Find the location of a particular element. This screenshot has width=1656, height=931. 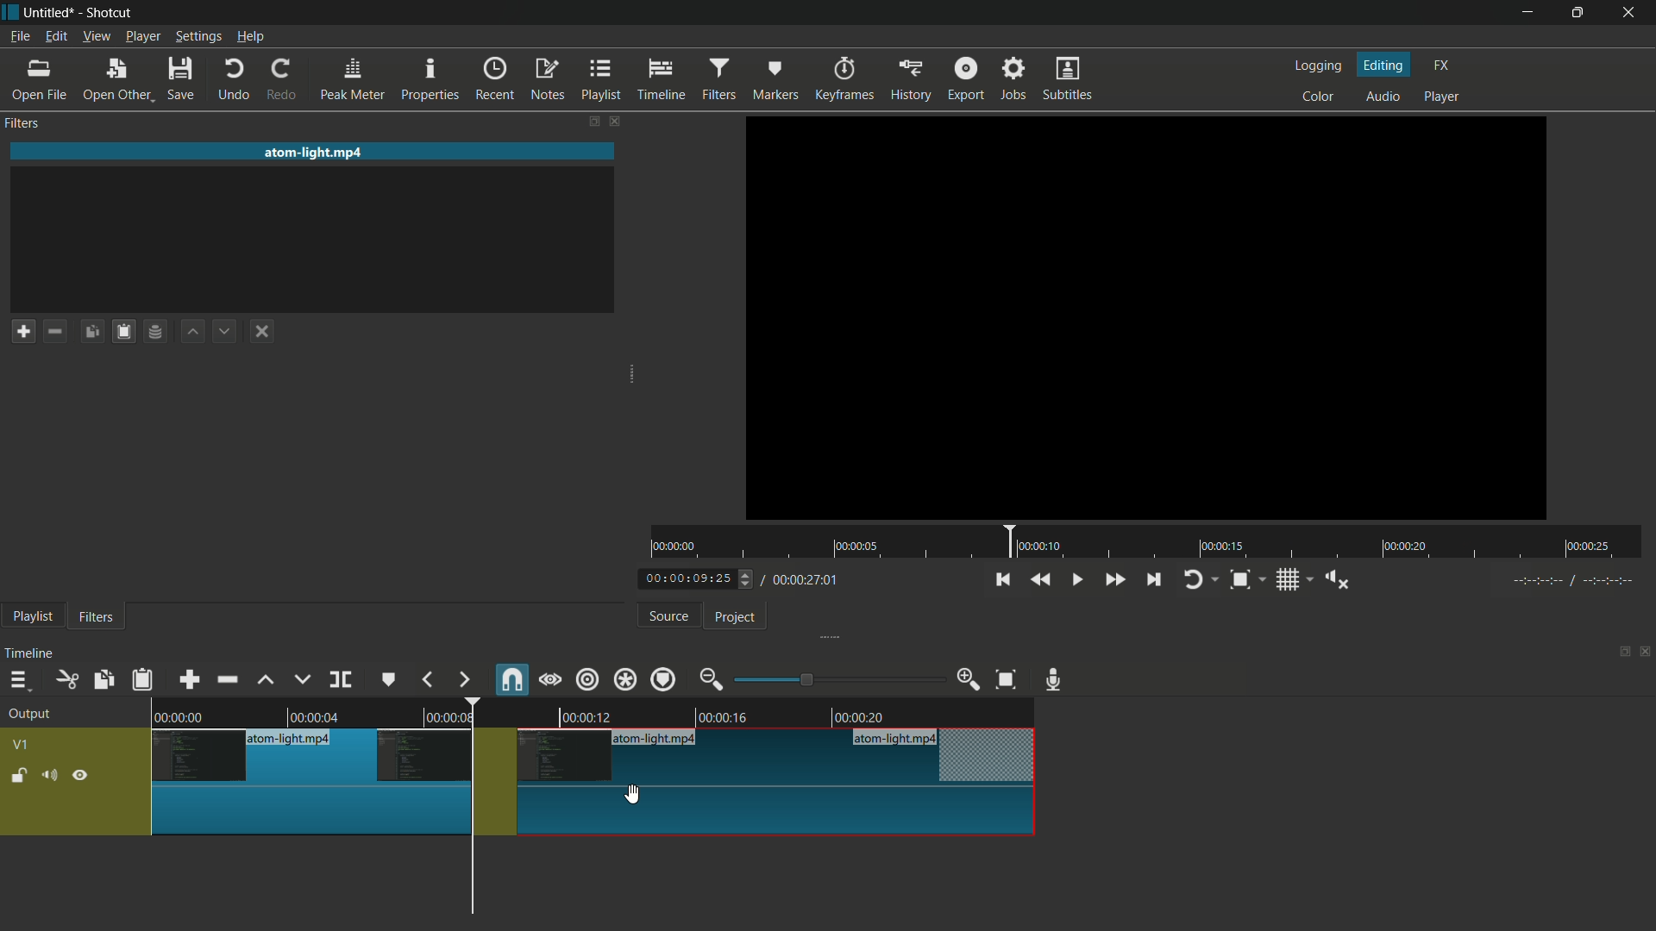

properties is located at coordinates (432, 80).